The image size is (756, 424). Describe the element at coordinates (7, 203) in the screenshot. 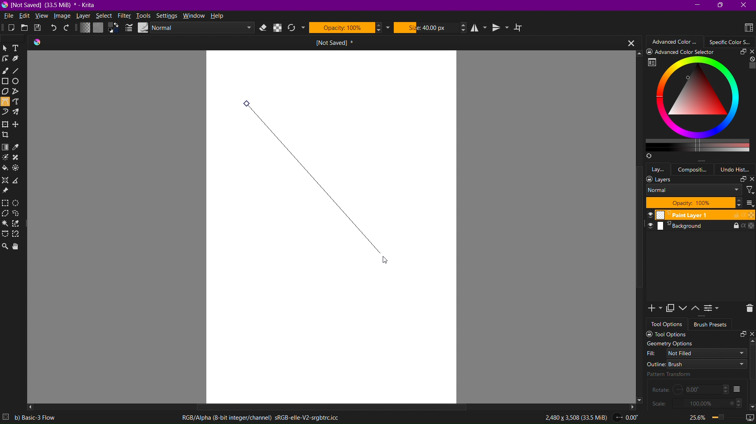

I see `Rectangular Selection Tool` at that location.